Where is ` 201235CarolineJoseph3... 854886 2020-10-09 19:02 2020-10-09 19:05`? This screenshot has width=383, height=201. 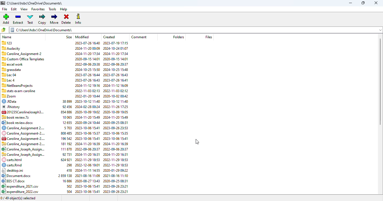
 201235CarolineJoseph3... 854886 2020-10-09 19:02 2020-10-09 19:05 is located at coordinates (65, 107).